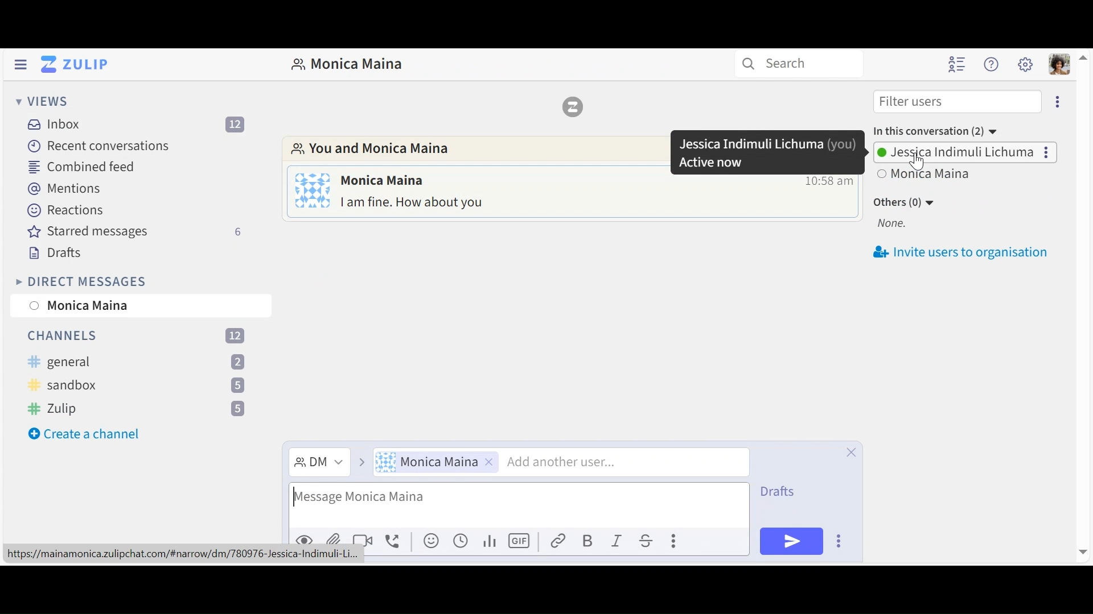 The image size is (1093, 614). Describe the element at coordinates (139, 336) in the screenshot. I see `Channels` at that location.